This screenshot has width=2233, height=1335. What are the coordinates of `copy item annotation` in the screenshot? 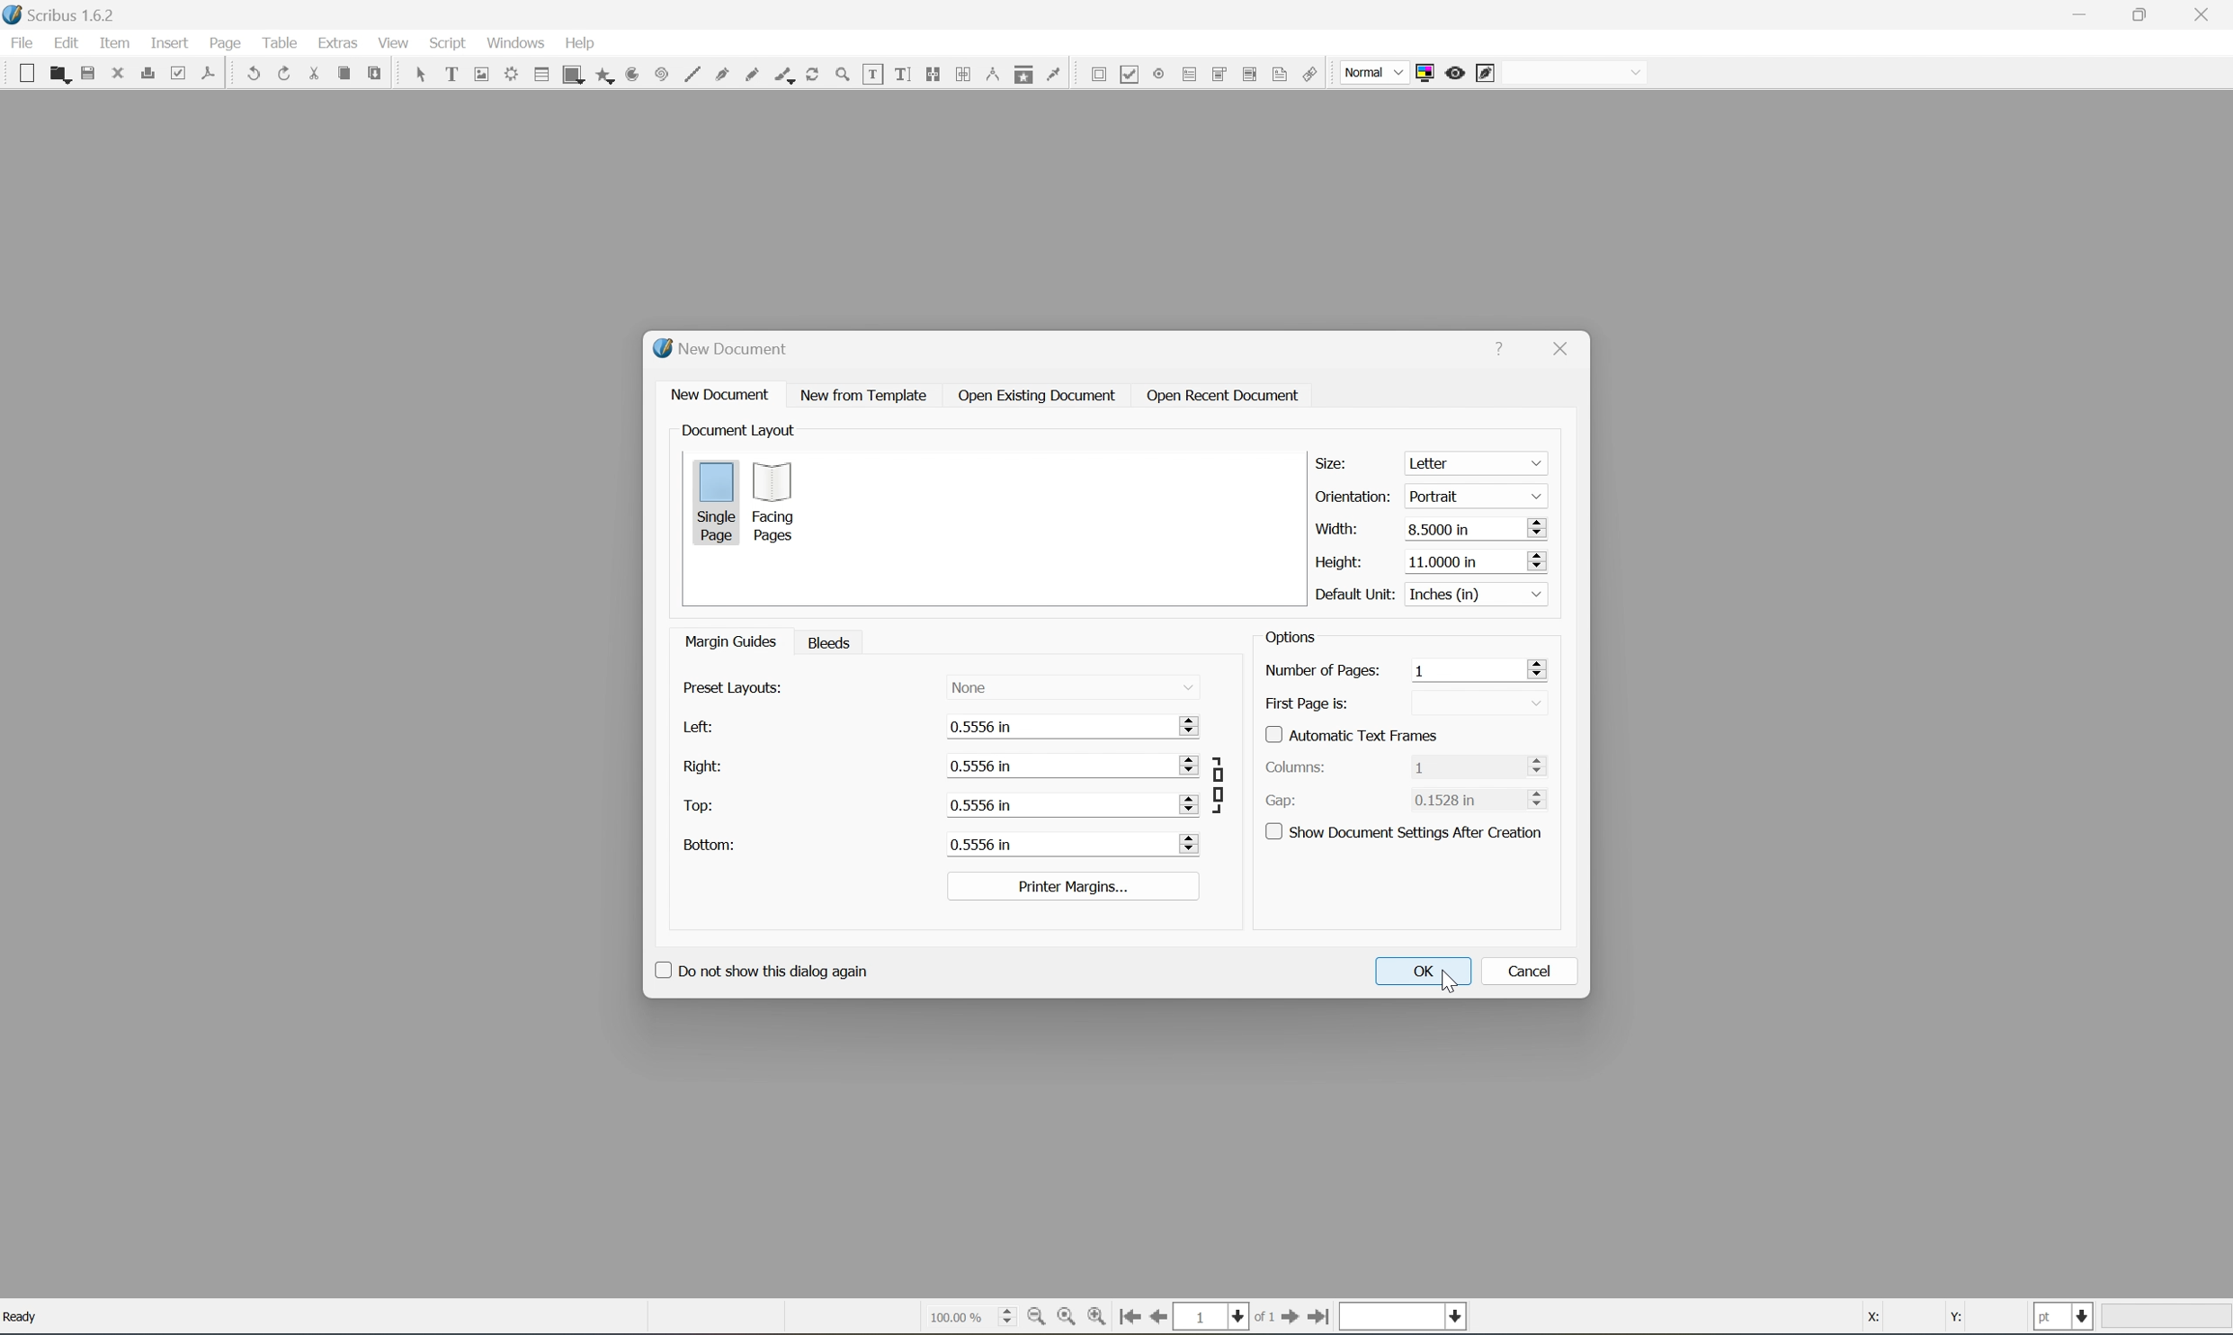 It's located at (1024, 76).